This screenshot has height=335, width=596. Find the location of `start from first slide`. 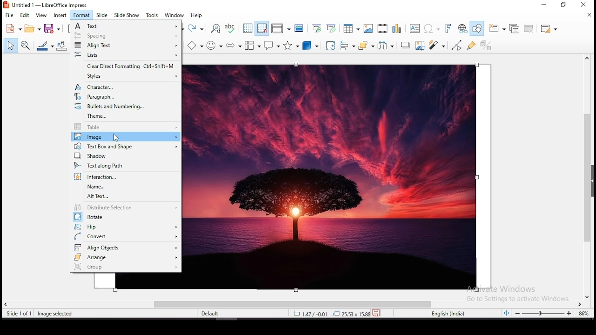

start from first slide is located at coordinates (317, 27).